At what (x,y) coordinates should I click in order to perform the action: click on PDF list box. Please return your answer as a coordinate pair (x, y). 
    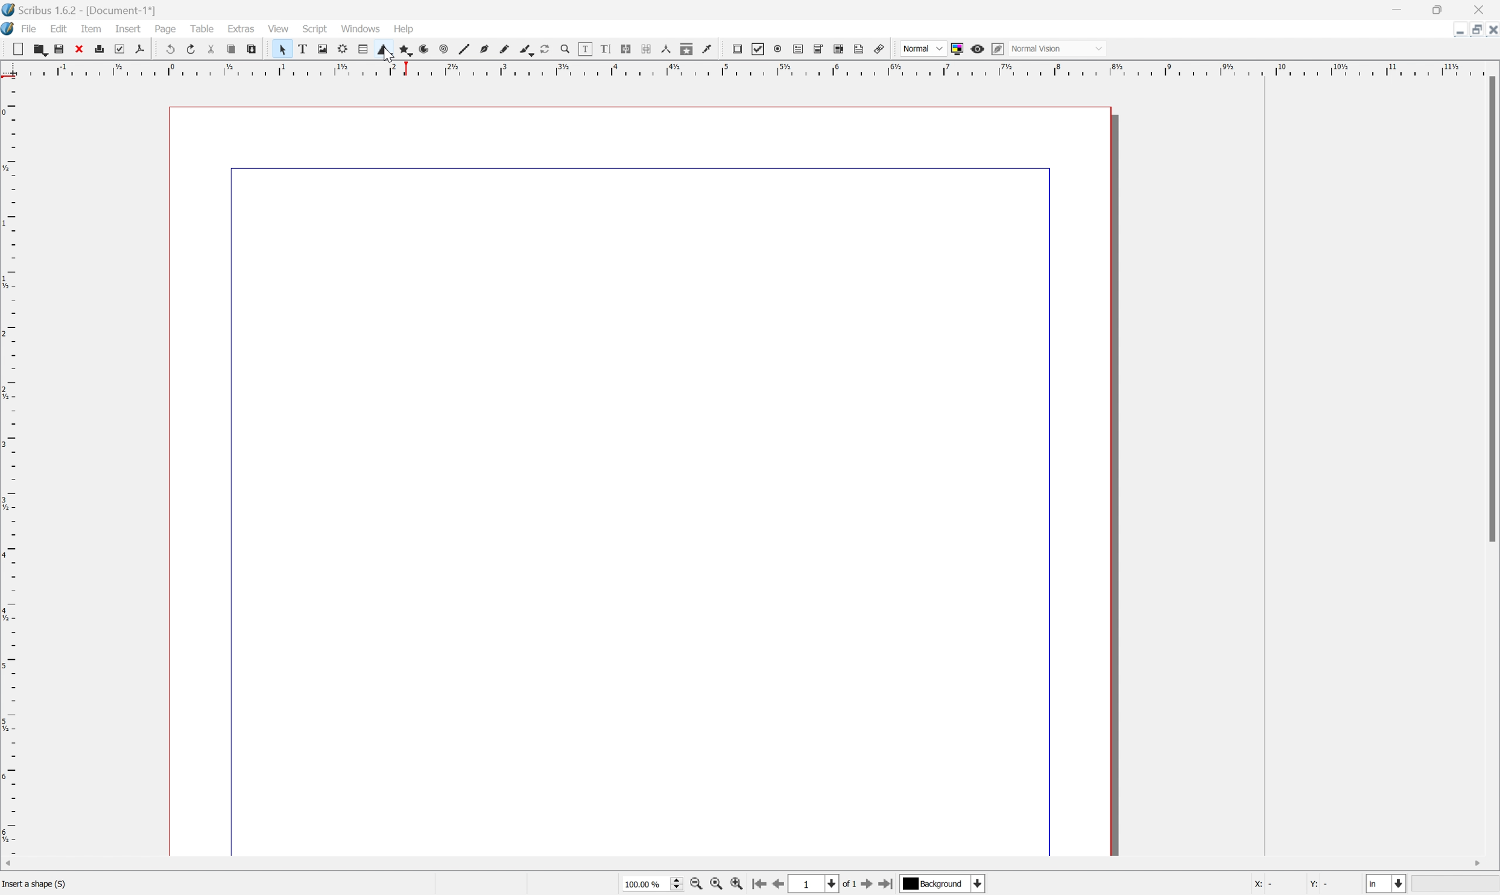
    Looking at the image, I should click on (839, 49).